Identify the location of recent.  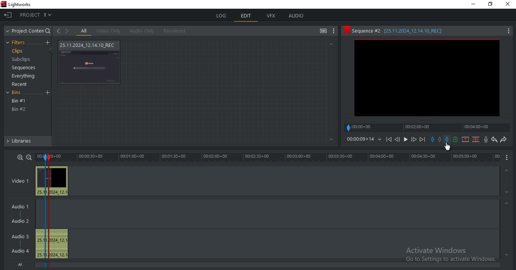
(20, 84).